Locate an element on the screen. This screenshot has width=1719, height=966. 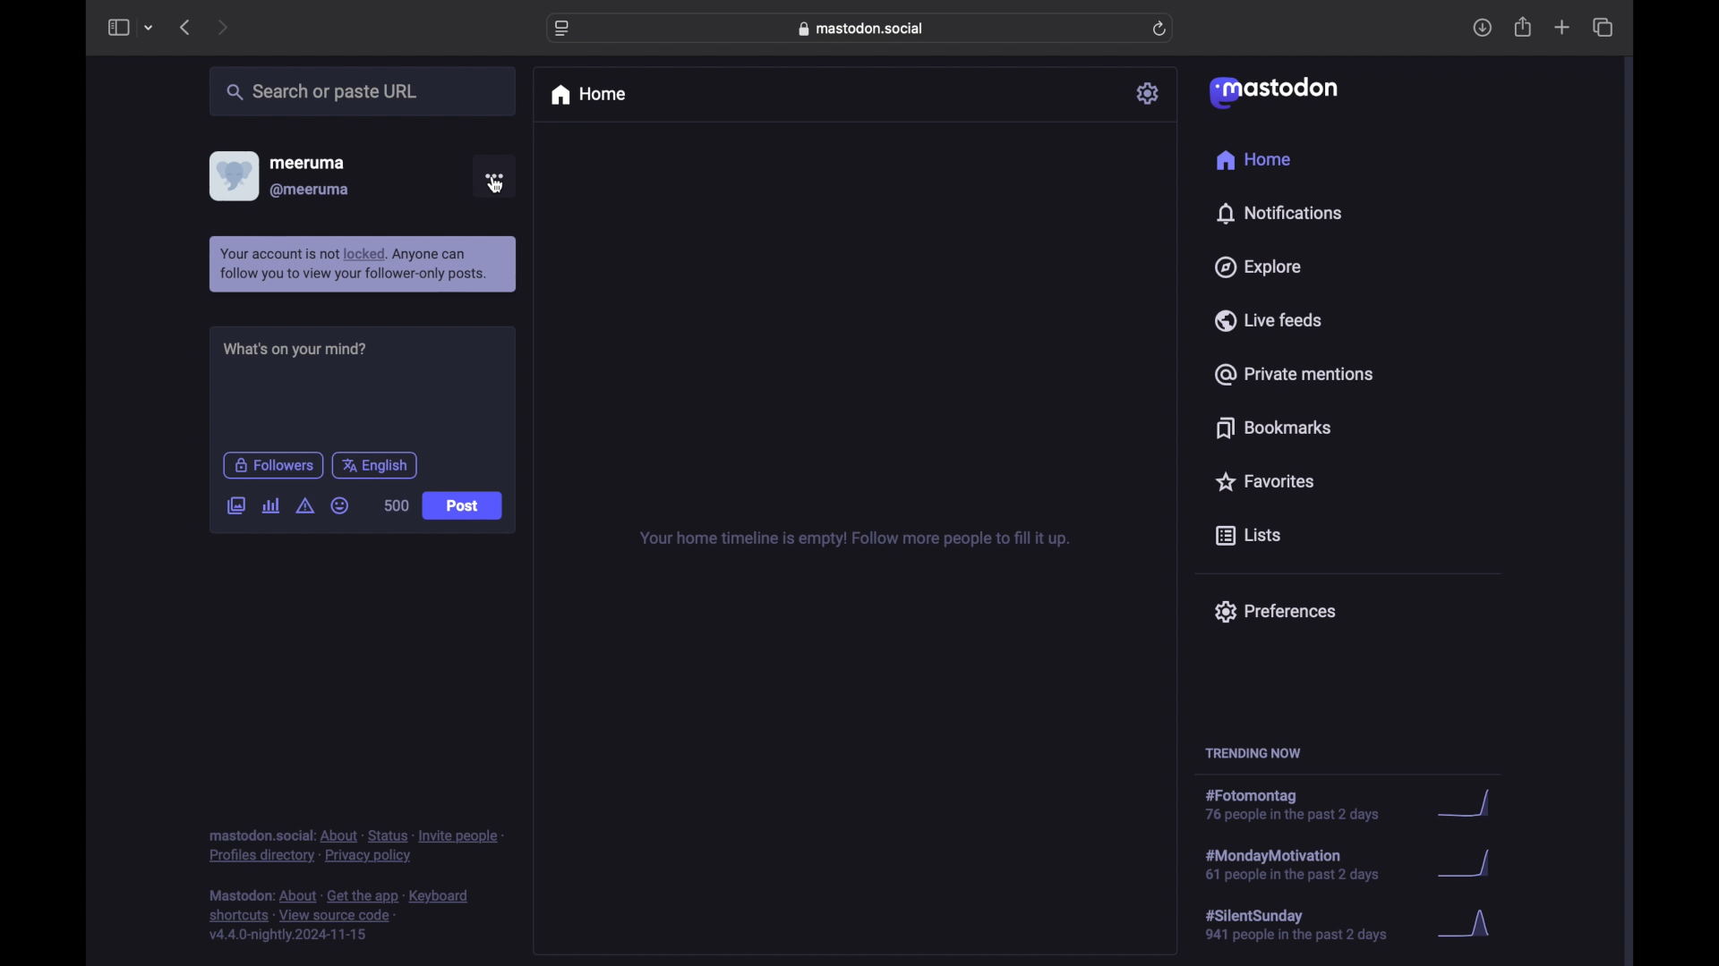
refresh is located at coordinates (1160, 29).